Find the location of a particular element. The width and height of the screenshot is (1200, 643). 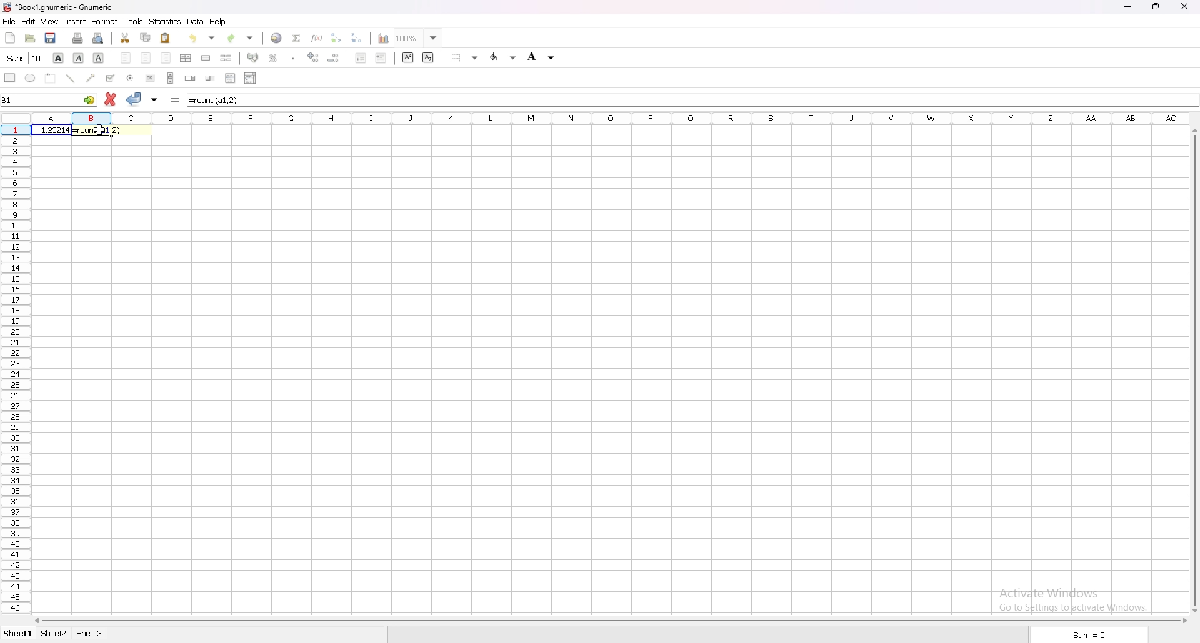

subscript is located at coordinates (428, 57).